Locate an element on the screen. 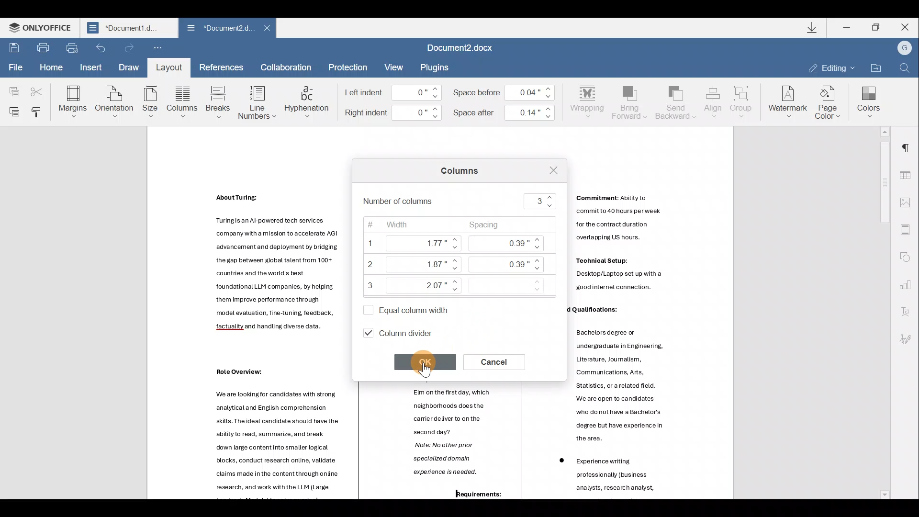 The width and height of the screenshot is (919, 517). Equal column width is located at coordinates (402, 307).